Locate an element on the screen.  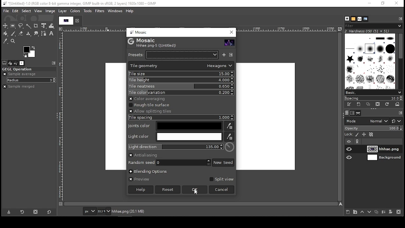
radius is located at coordinates (33, 80).